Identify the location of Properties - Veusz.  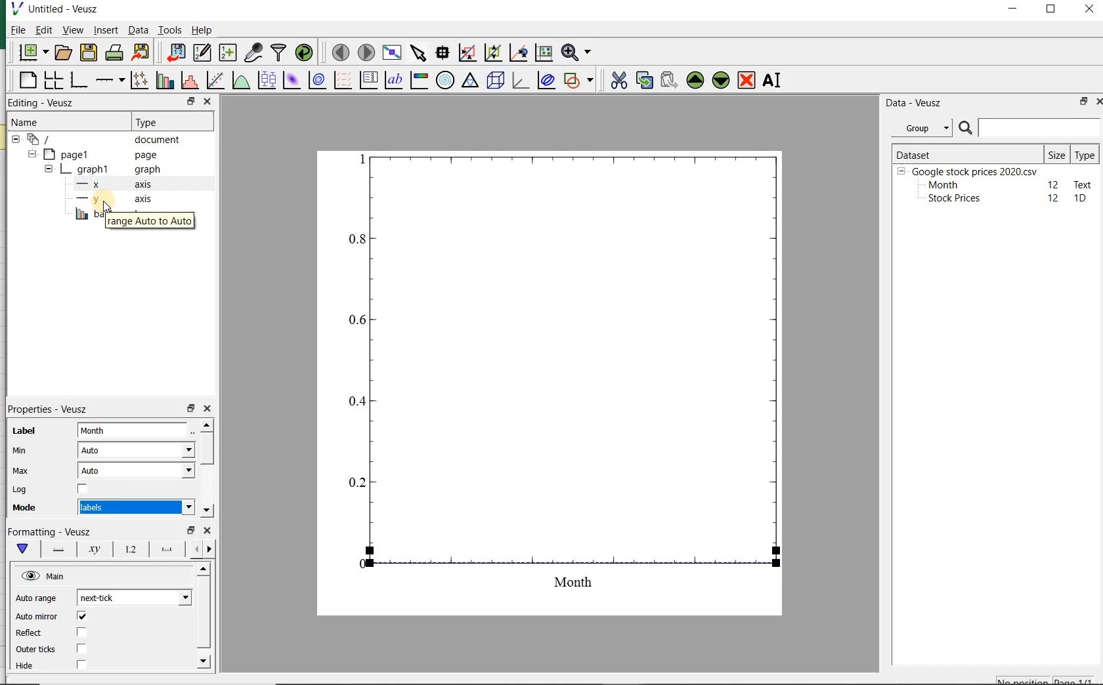
(52, 410).